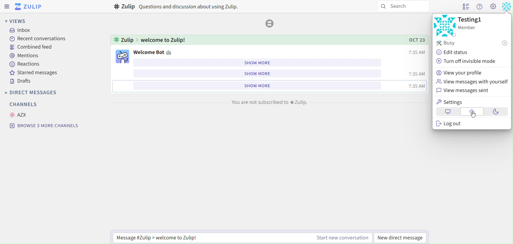  What do you see at coordinates (468, 91) in the screenshot?
I see `view messages sentq` at bounding box center [468, 91].